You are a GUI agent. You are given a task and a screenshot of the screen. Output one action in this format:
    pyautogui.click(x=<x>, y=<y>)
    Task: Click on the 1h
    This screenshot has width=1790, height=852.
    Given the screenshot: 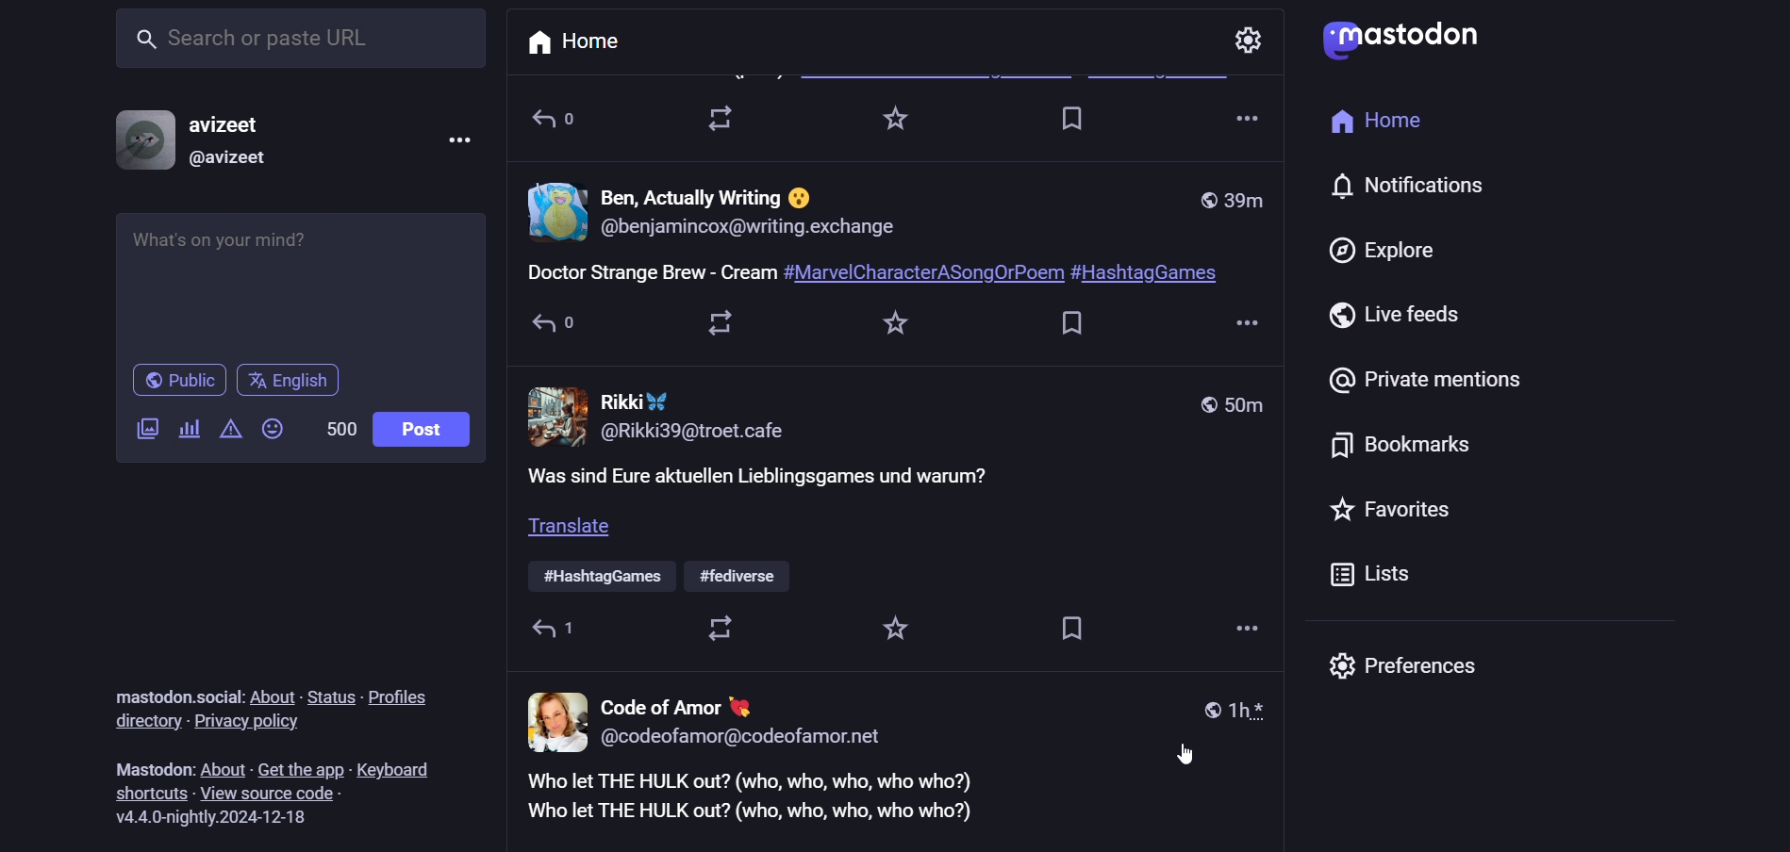 What is the action you would take?
    pyautogui.click(x=1234, y=713)
    